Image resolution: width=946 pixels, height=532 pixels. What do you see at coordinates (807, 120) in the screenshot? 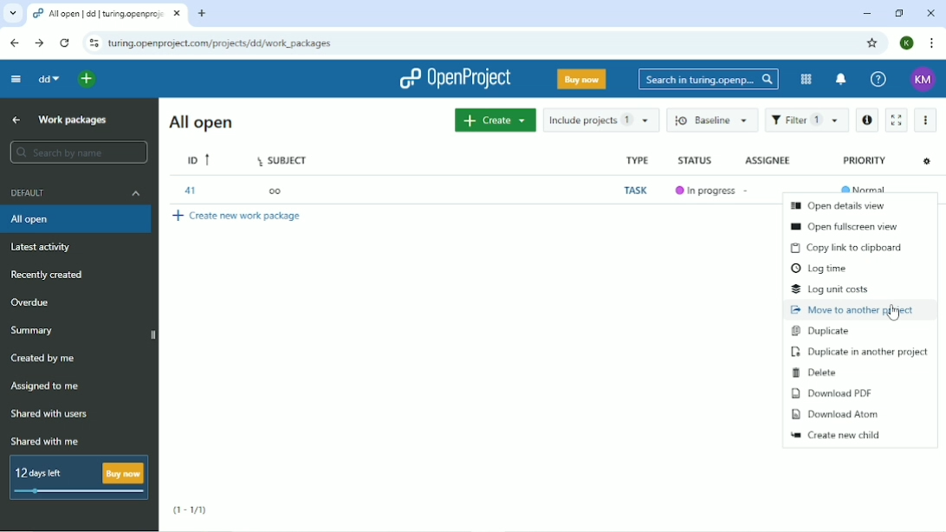
I see `Filter 1` at bounding box center [807, 120].